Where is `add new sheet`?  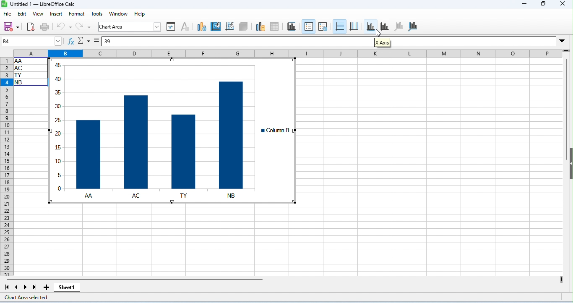
add new sheet is located at coordinates (47, 287).